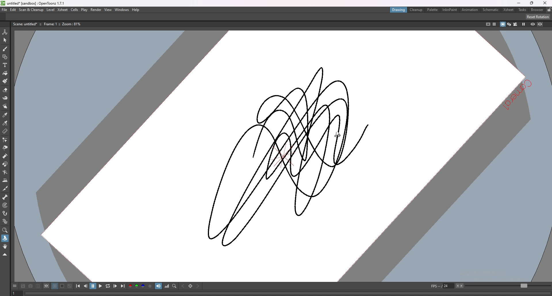 Image resolution: width=552 pixels, height=296 pixels. I want to click on field guide, so click(494, 24).